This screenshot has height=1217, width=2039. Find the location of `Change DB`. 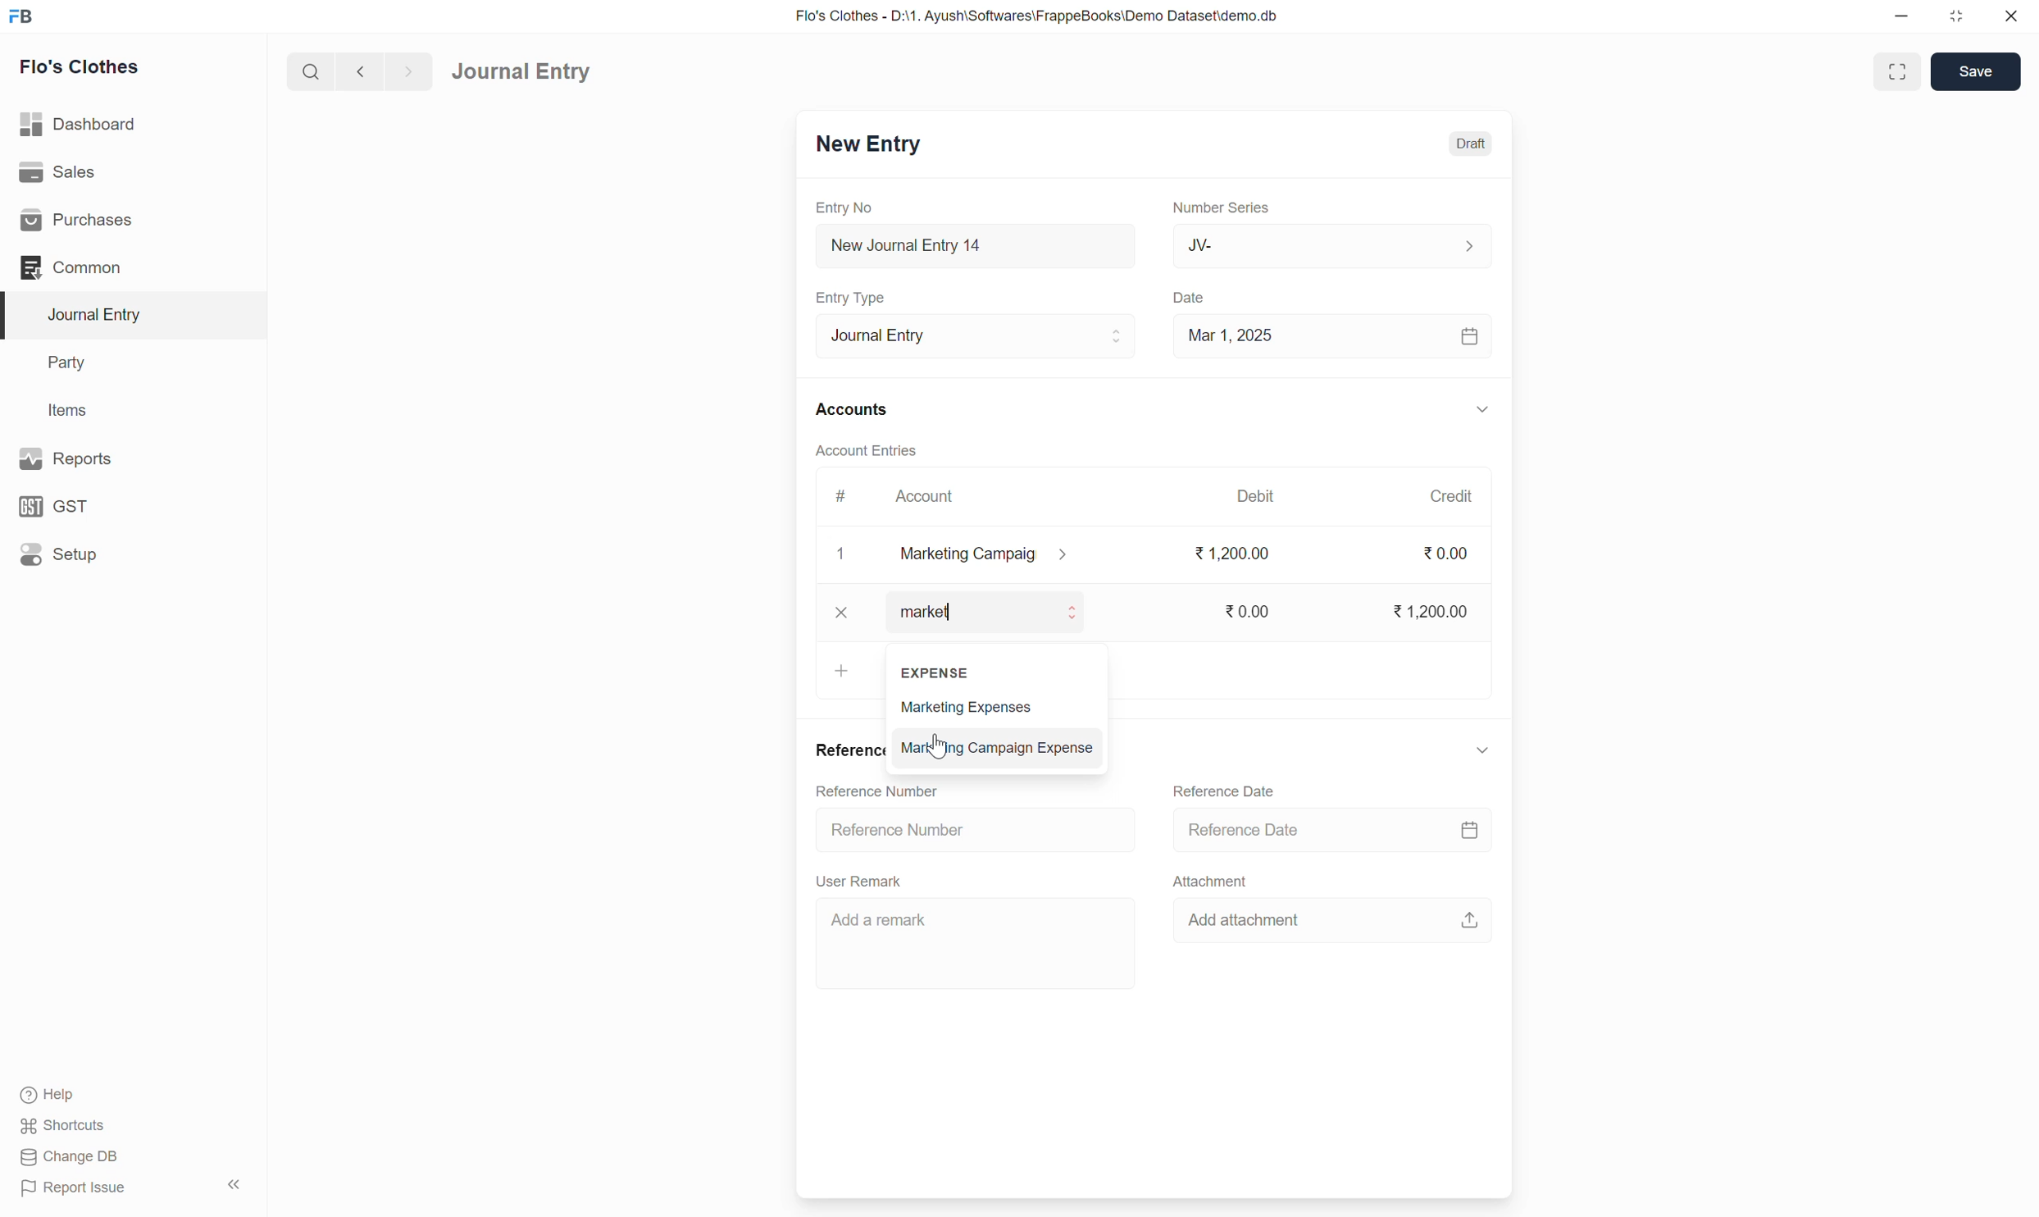

Change DB is located at coordinates (69, 1156).